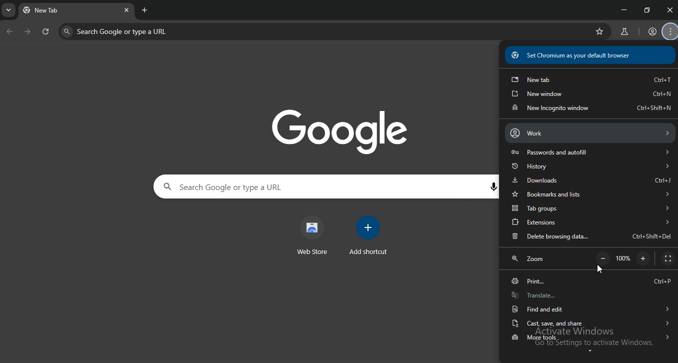  Describe the element at coordinates (623, 32) in the screenshot. I see `search labs` at that location.